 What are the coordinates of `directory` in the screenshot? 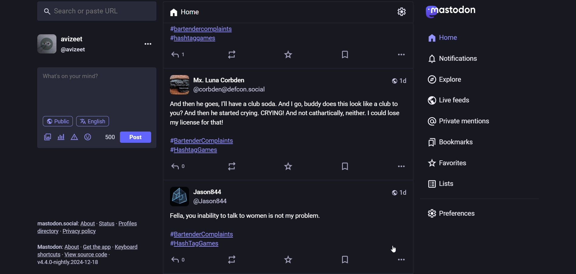 It's located at (46, 232).